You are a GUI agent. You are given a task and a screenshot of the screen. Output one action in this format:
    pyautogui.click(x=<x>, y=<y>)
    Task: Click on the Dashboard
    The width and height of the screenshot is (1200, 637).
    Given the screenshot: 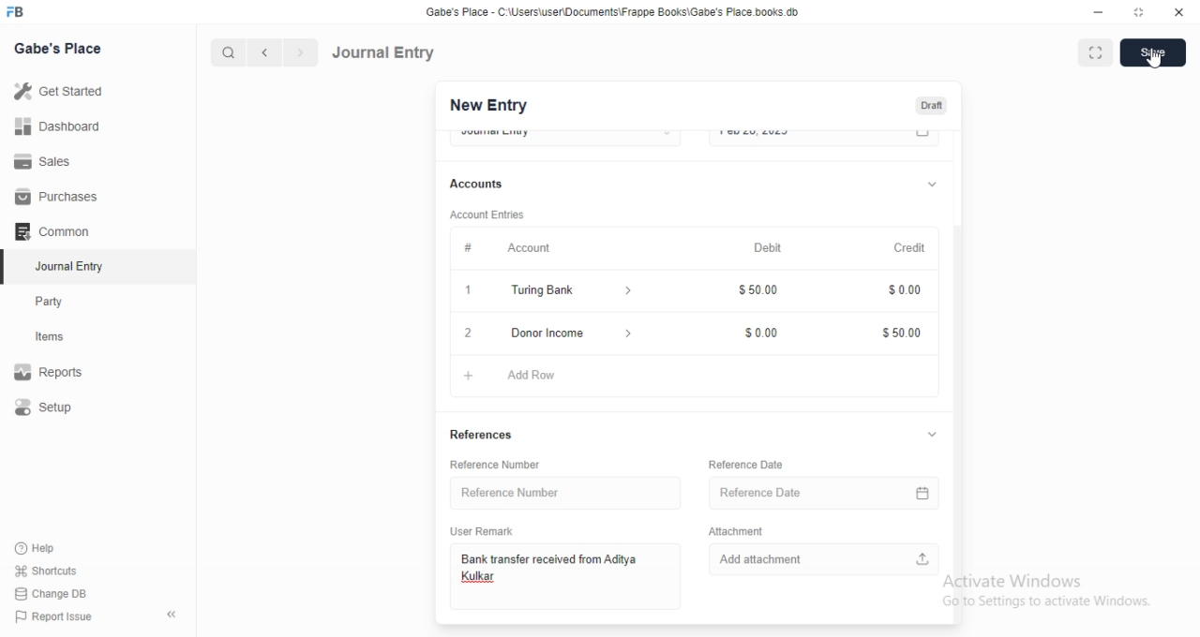 What is the action you would take?
    pyautogui.click(x=62, y=126)
    